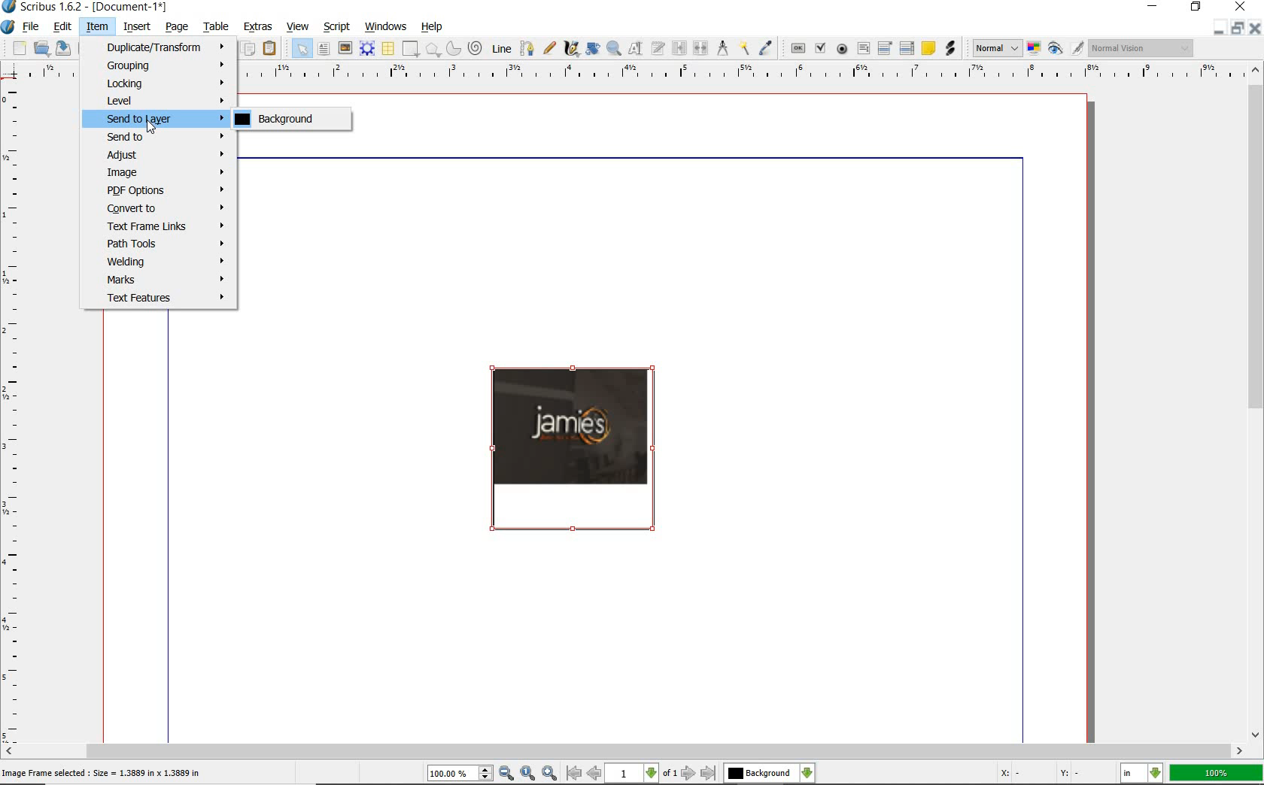 The height and width of the screenshot is (785, 1264). Describe the element at coordinates (454, 49) in the screenshot. I see `arc` at that location.